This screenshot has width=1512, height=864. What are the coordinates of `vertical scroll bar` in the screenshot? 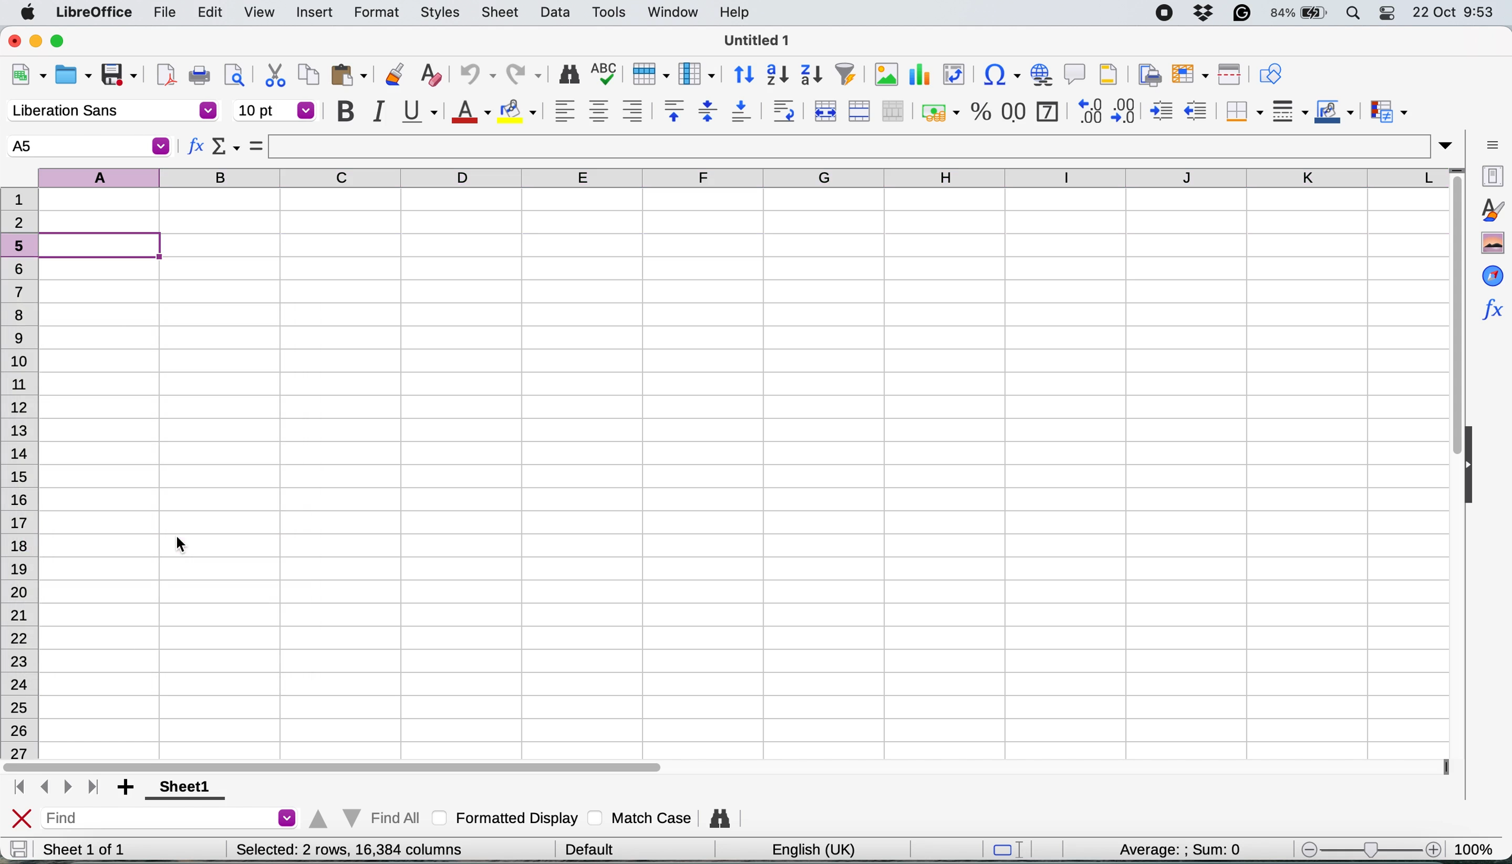 It's located at (1447, 324).